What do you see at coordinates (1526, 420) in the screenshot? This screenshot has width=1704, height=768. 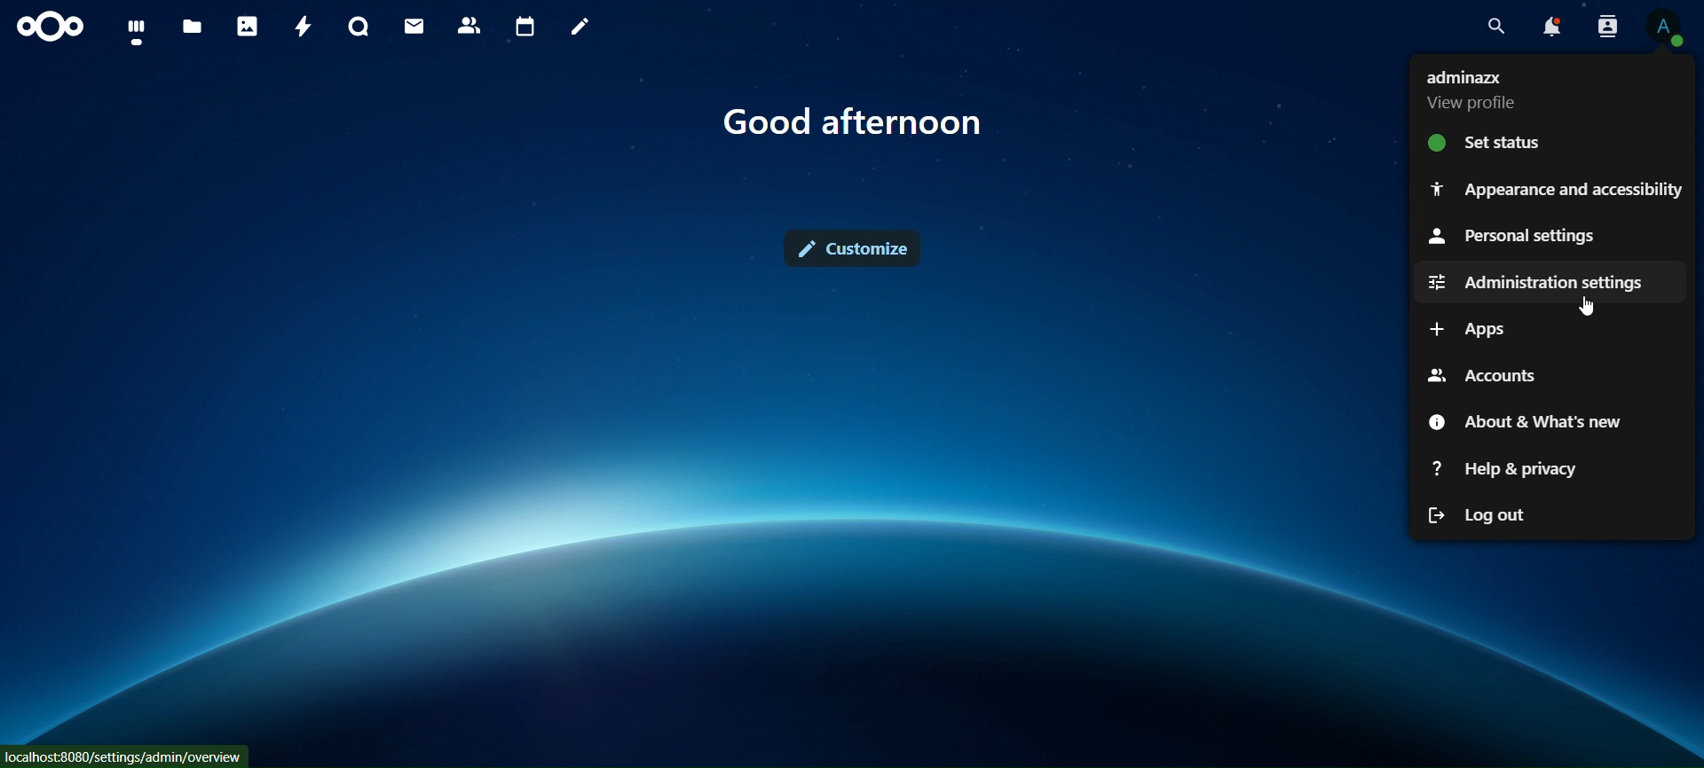 I see `about & whats new` at bounding box center [1526, 420].